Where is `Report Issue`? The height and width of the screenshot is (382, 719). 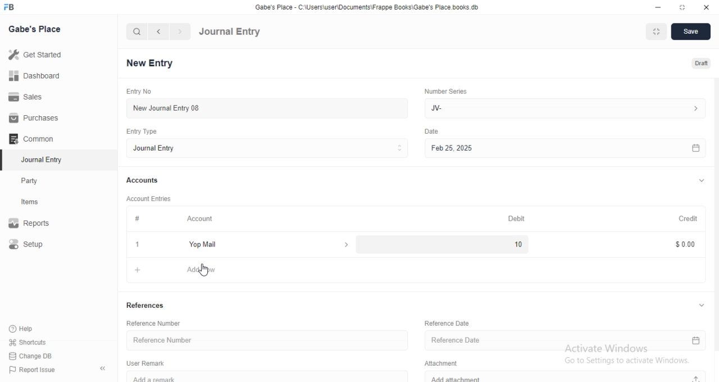 Report Issue is located at coordinates (38, 370).